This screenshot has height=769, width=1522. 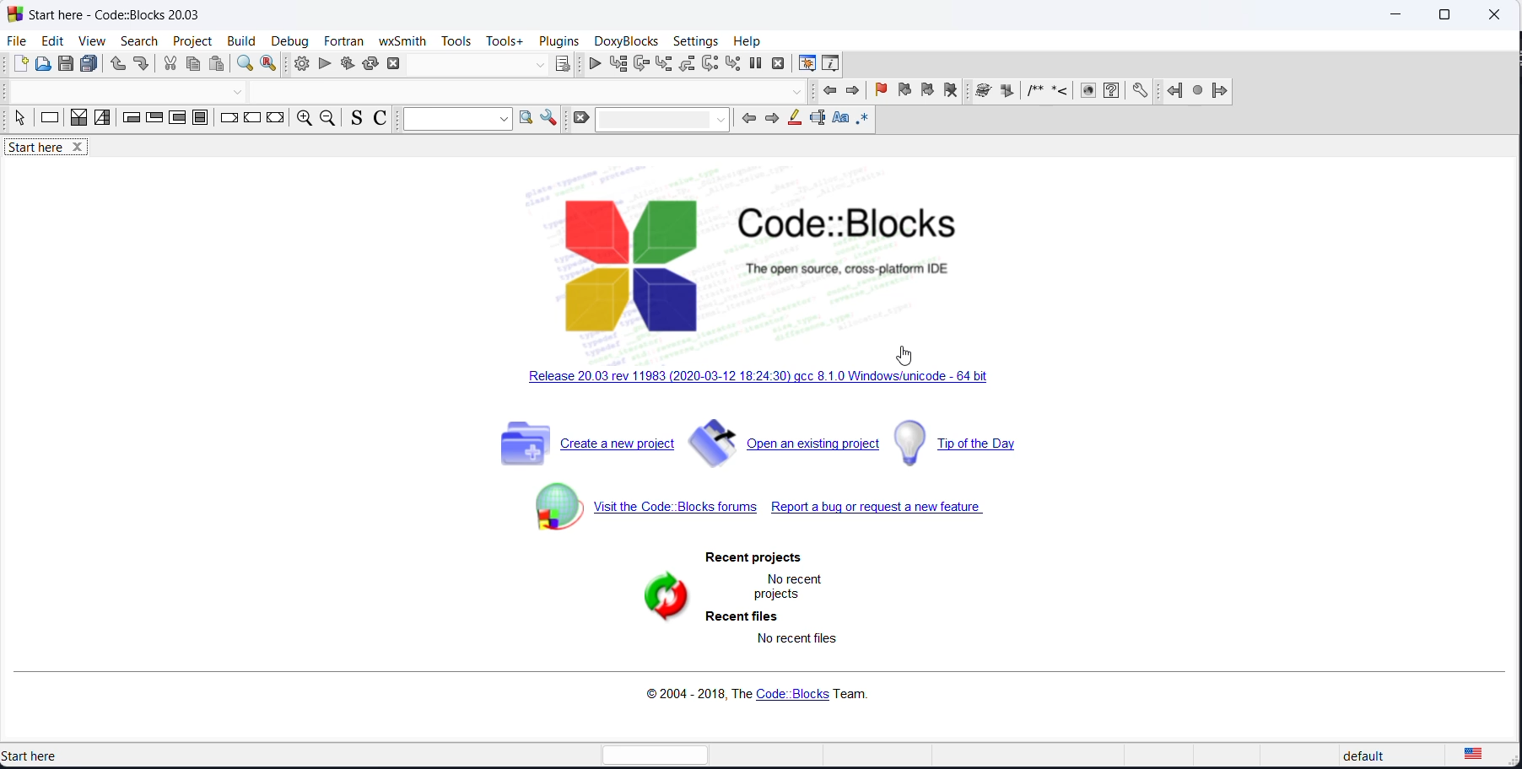 I want to click on settings, so click(x=693, y=42).